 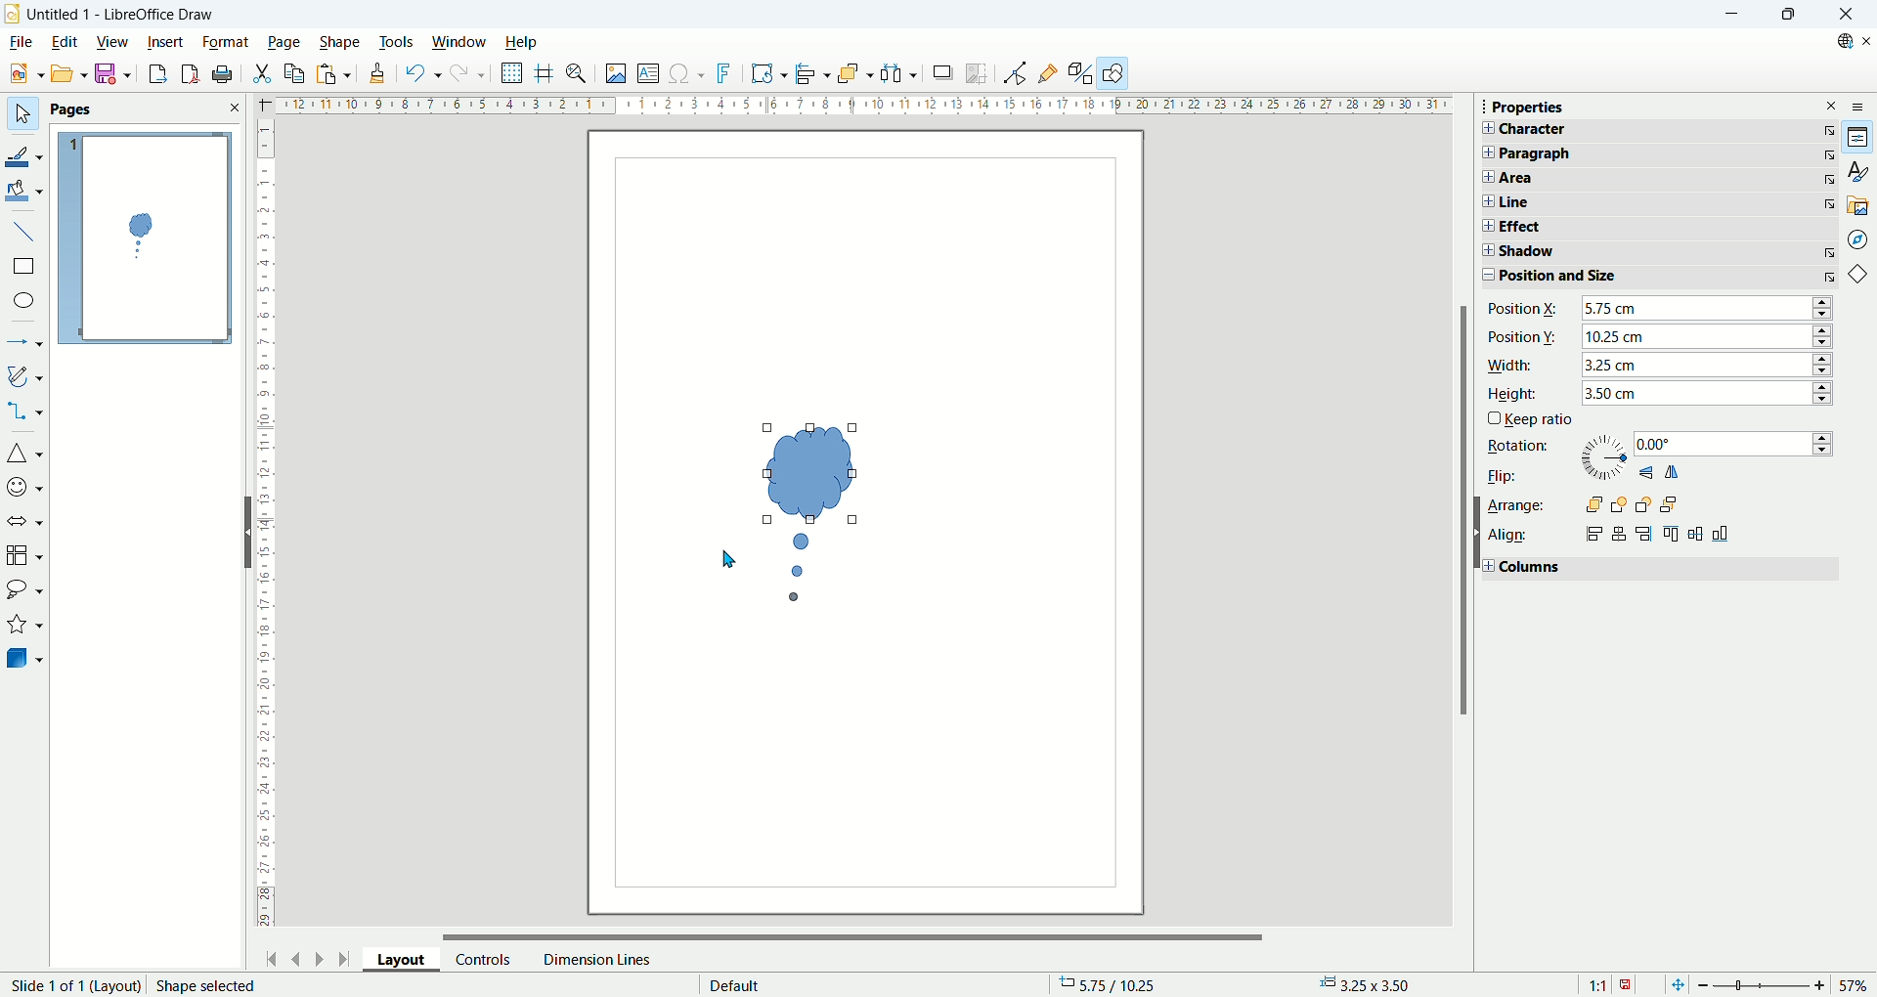 I want to click on Top, so click(x=1674, y=533).